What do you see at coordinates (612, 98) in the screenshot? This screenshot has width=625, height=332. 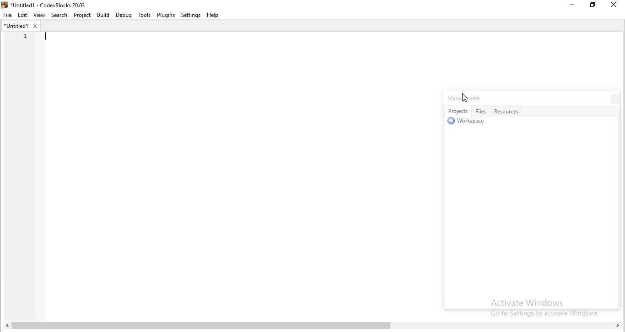 I see `close` at bounding box center [612, 98].